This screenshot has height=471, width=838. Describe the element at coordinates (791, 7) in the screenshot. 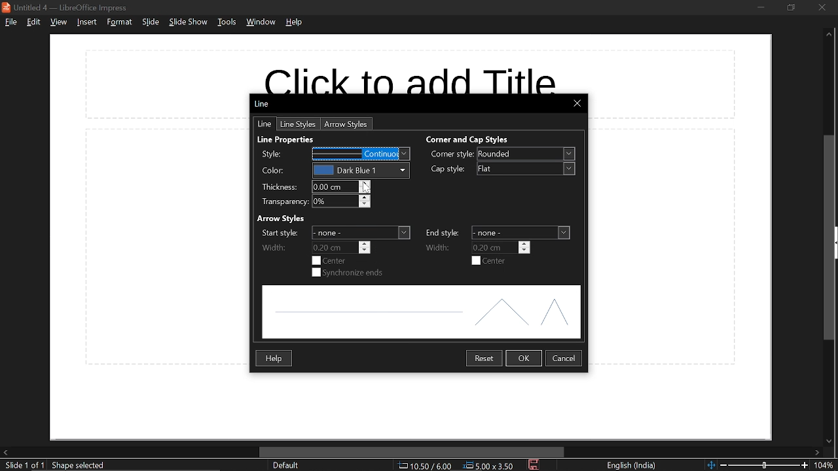

I see `restore down` at that location.